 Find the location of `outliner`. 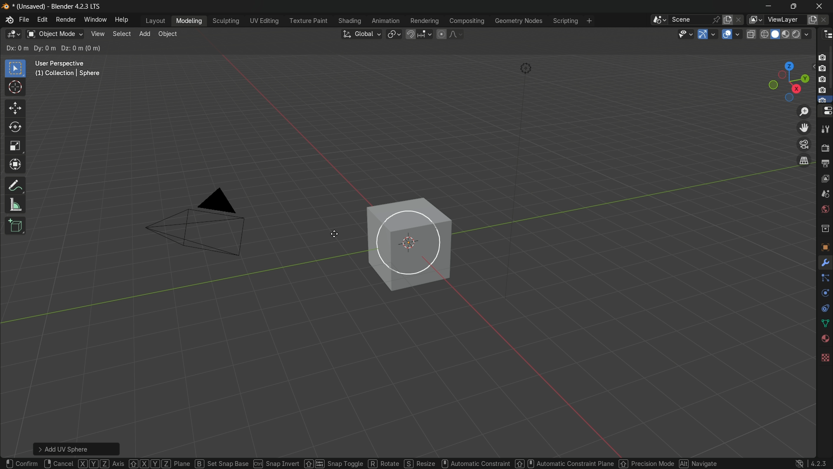

outliner is located at coordinates (824, 35).